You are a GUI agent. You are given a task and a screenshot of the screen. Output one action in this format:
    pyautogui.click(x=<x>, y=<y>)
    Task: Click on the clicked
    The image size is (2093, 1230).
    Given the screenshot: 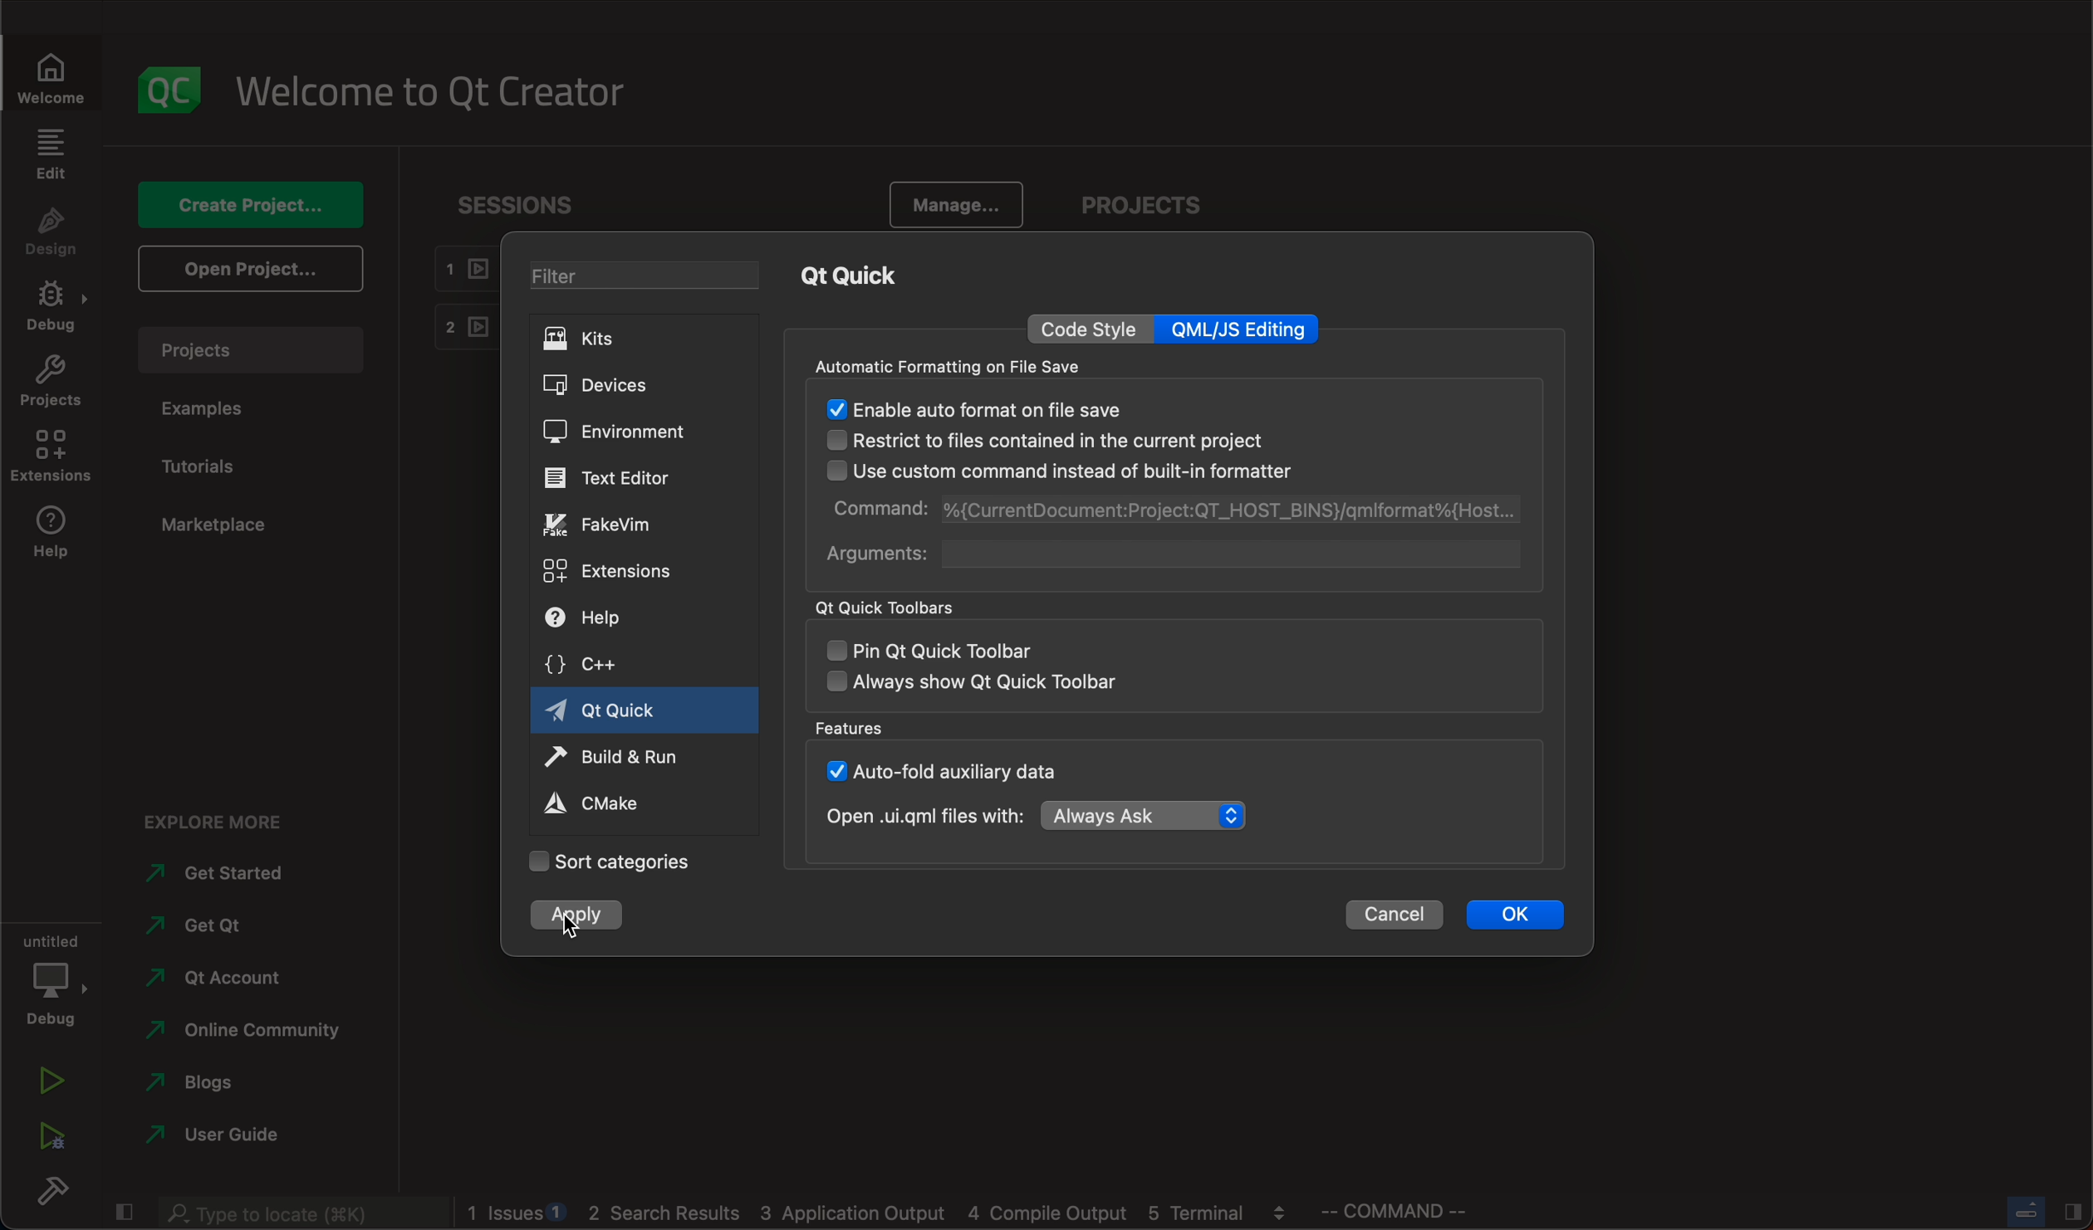 What is the action you would take?
    pyautogui.click(x=581, y=916)
    